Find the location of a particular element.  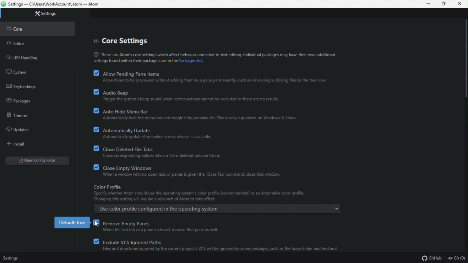

checkbox is located at coordinates (94, 167).